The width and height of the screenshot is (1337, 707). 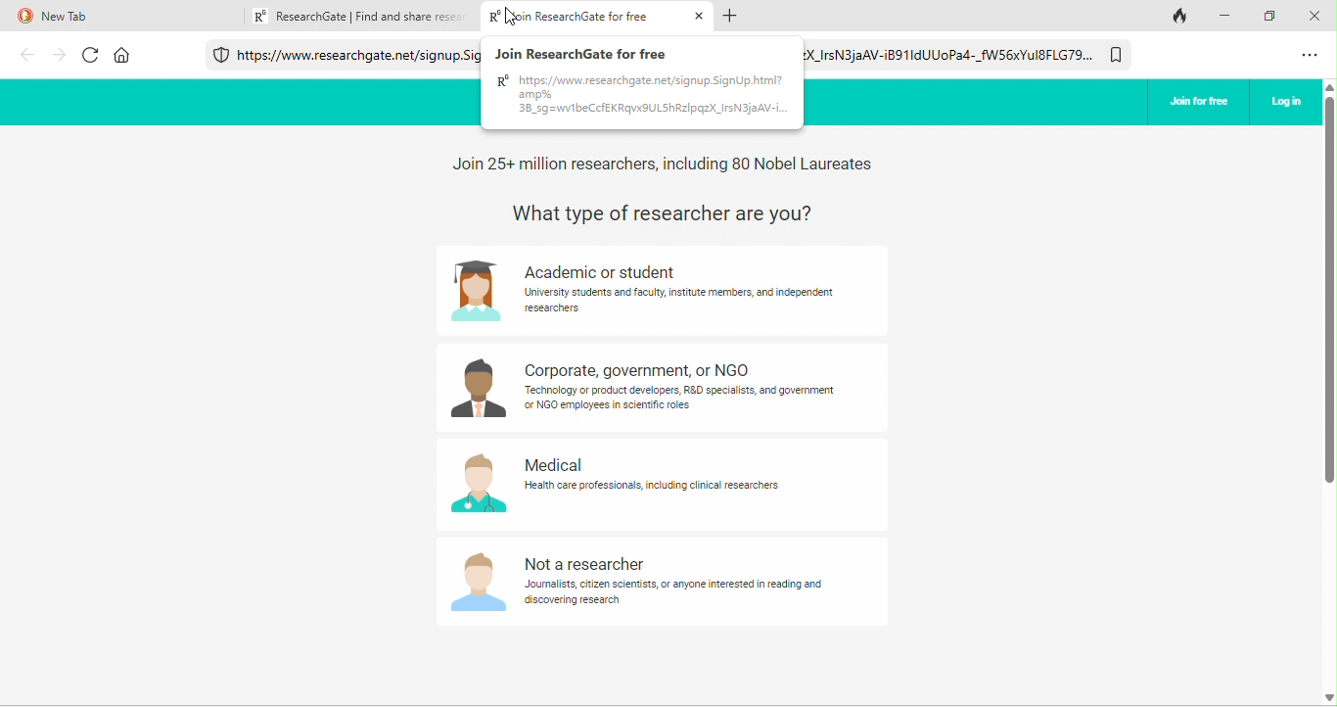 I want to click on minimize, so click(x=1229, y=16).